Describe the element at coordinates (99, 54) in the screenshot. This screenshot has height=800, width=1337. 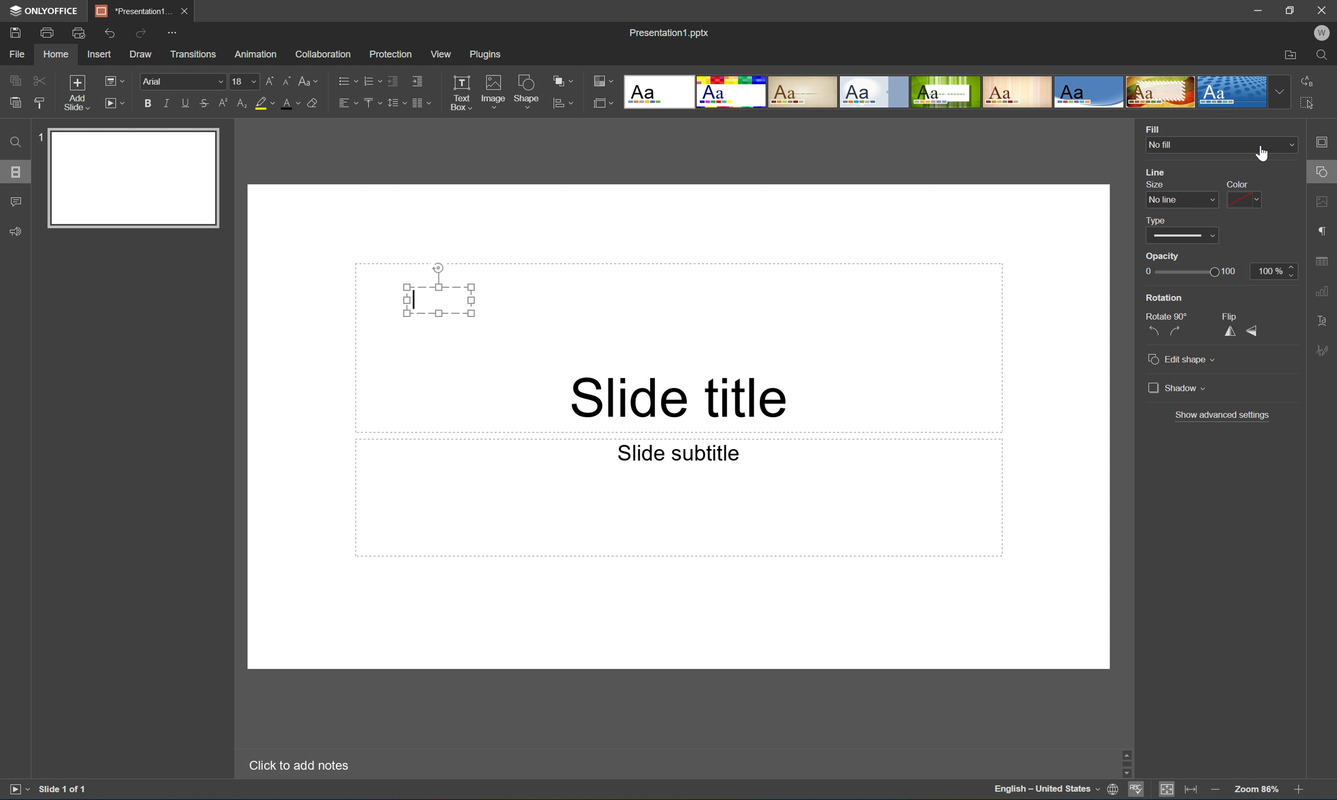
I see `Insert` at that location.